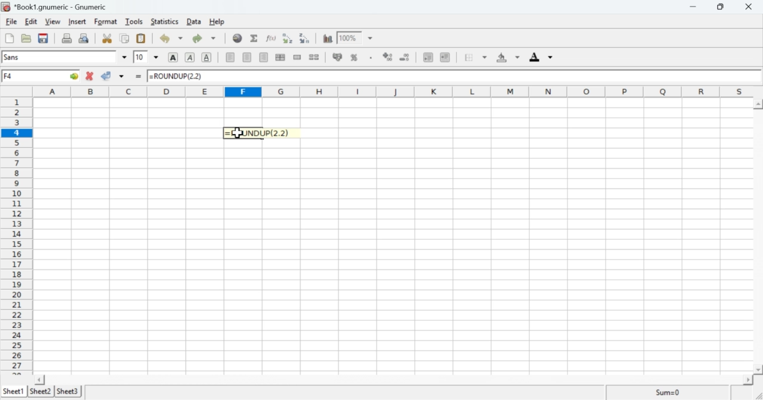 The height and width of the screenshot is (400, 763). What do you see at coordinates (297, 58) in the screenshot?
I see `Merge cells` at bounding box center [297, 58].